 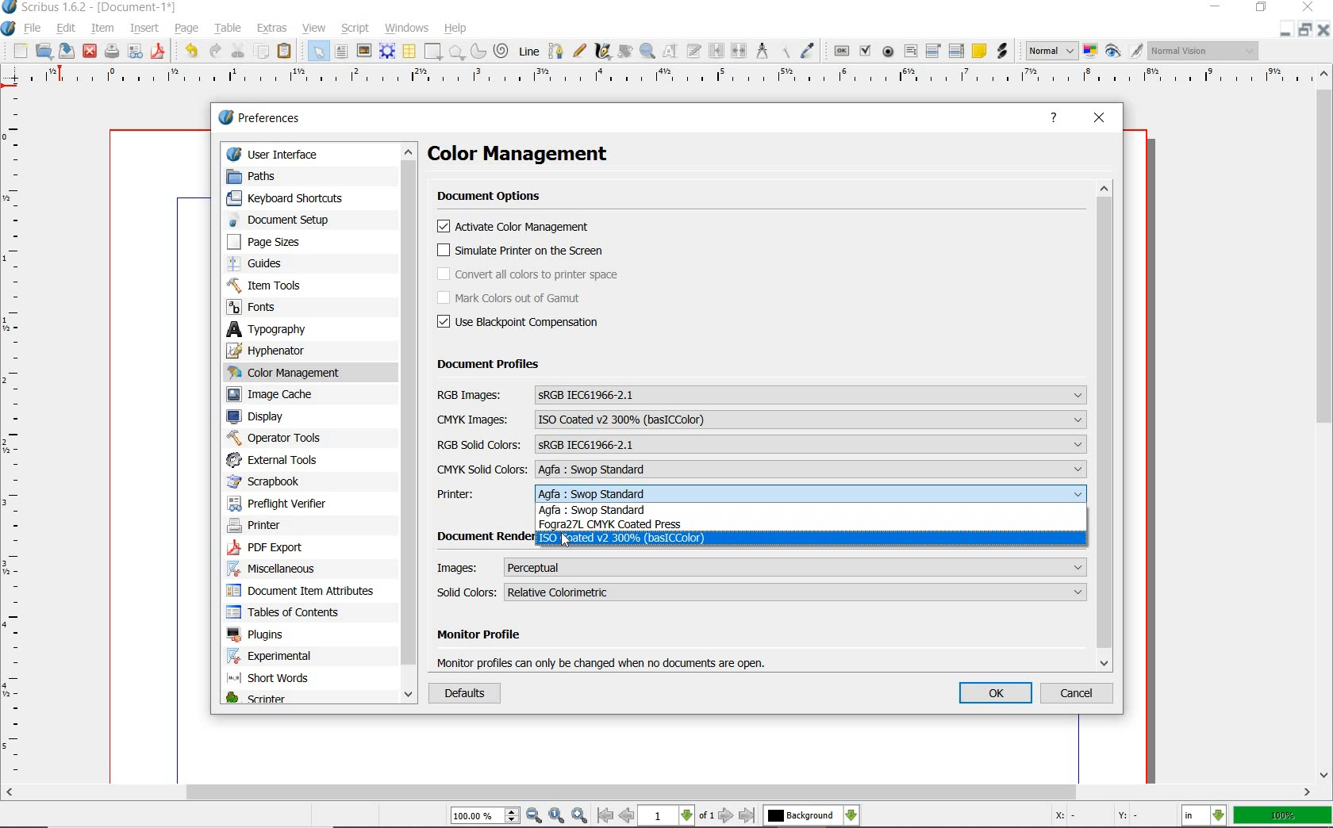 What do you see at coordinates (297, 570) in the screenshot?
I see `miscellaneous` at bounding box center [297, 570].